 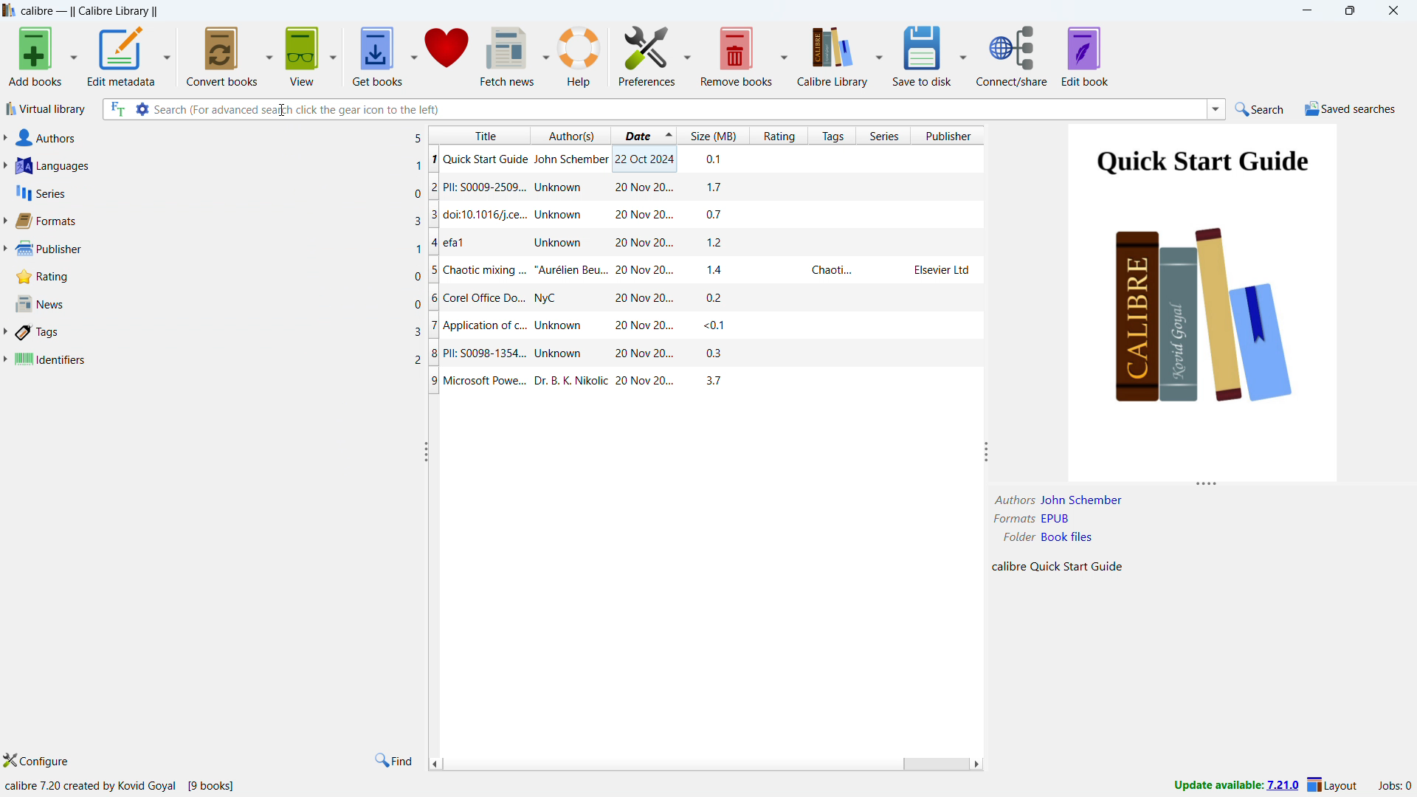 What do you see at coordinates (714, 135) in the screenshot?
I see `sort by size` at bounding box center [714, 135].